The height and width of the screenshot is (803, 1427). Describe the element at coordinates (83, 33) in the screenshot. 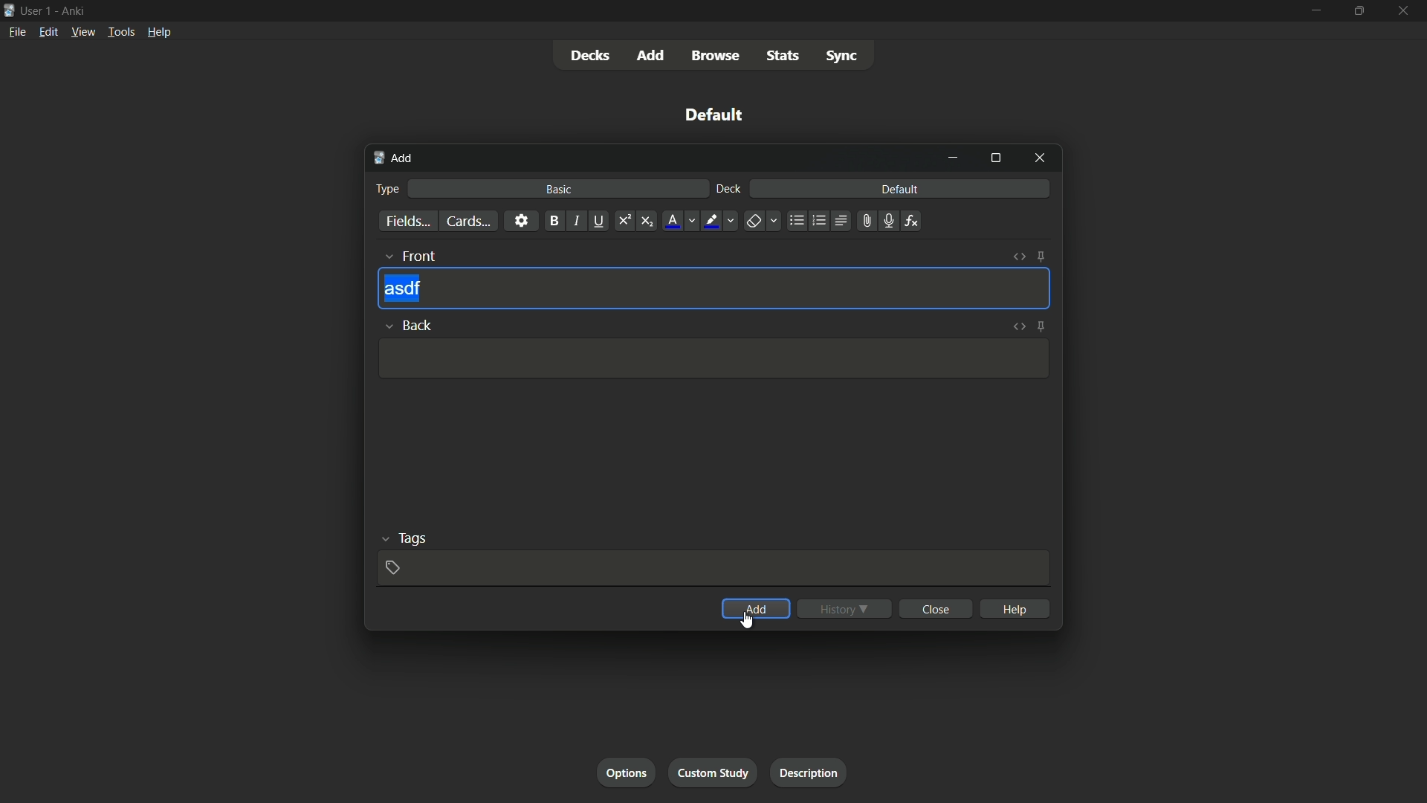

I see `view` at that location.